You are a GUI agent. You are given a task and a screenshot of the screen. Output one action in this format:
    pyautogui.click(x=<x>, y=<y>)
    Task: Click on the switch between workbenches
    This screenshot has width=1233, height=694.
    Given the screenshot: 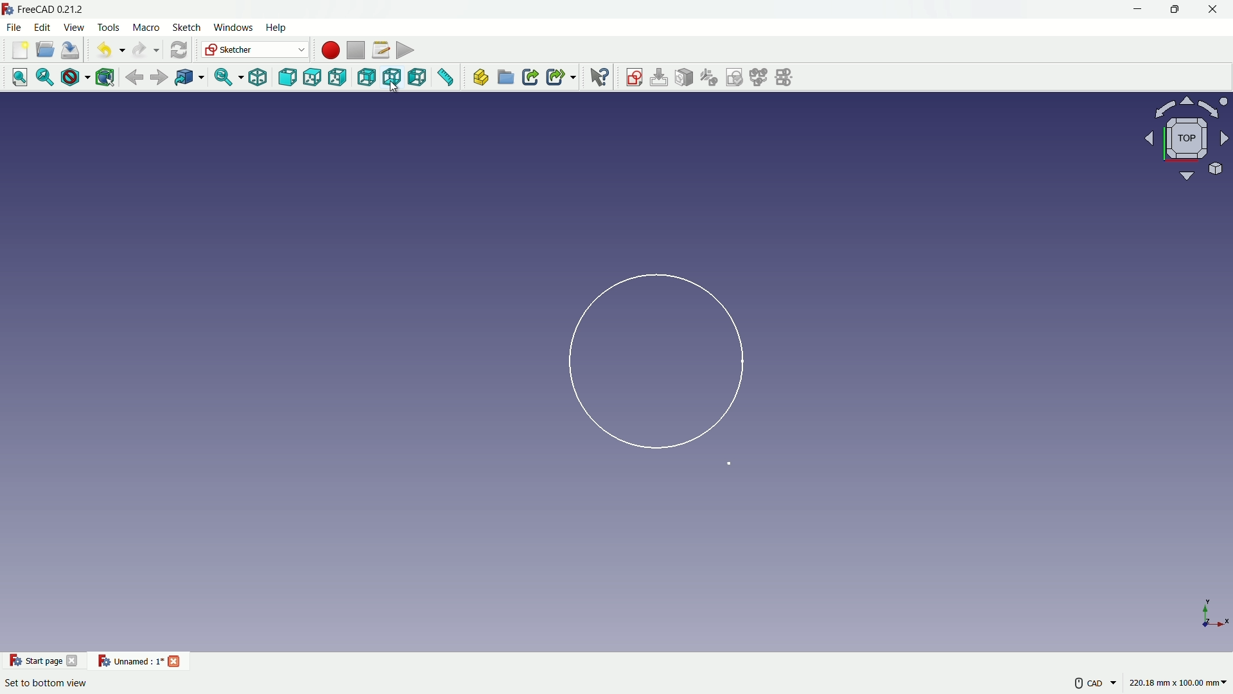 What is the action you would take?
    pyautogui.click(x=255, y=50)
    